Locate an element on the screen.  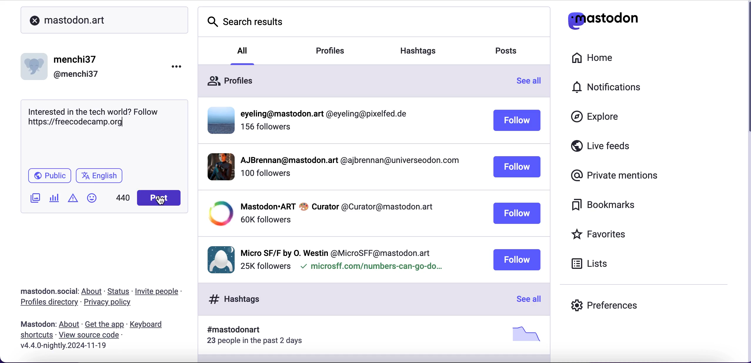
hashtags is located at coordinates (351, 299).